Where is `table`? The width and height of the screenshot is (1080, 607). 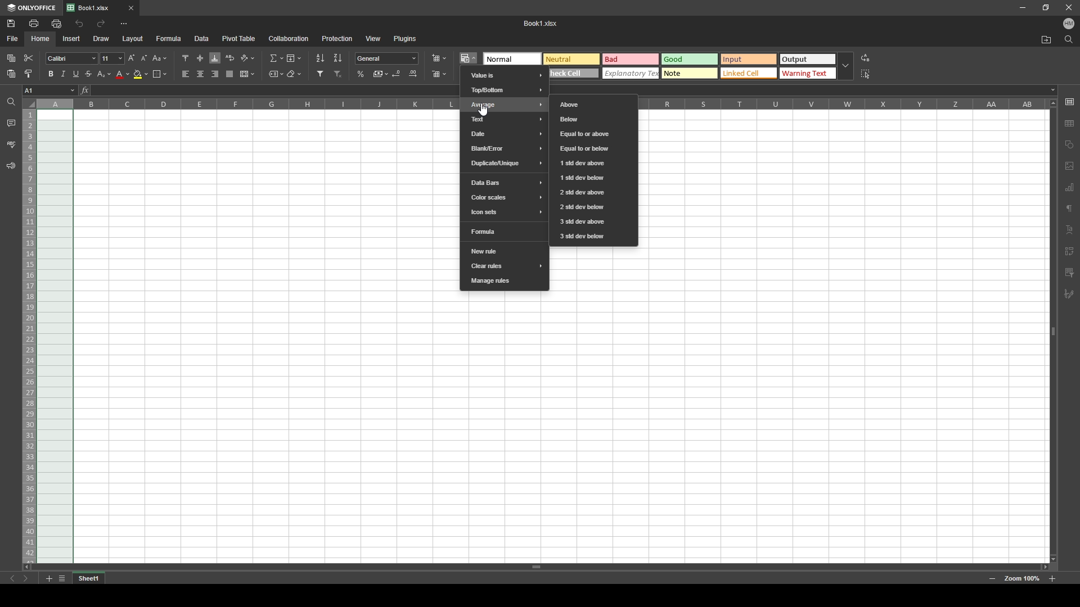
table is located at coordinates (1070, 122).